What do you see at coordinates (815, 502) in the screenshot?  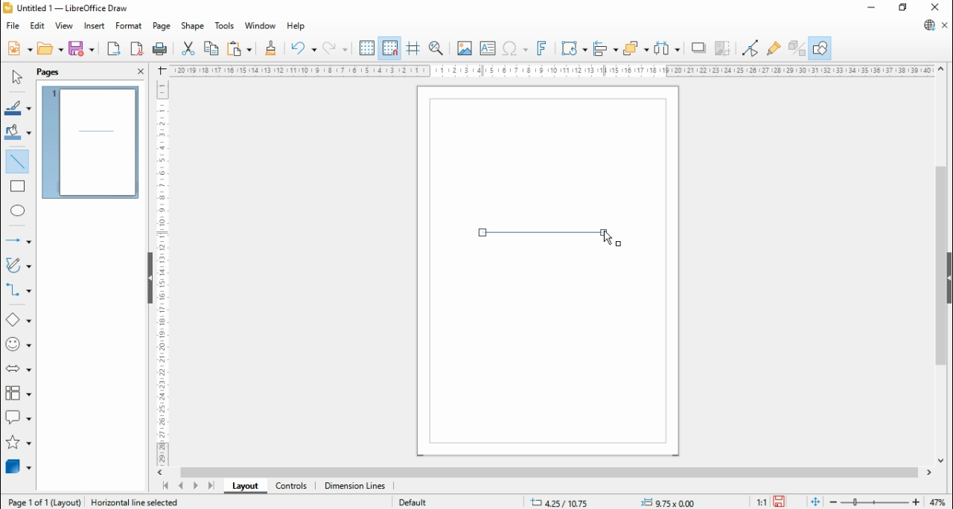 I see `fit document to window` at bounding box center [815, 502].